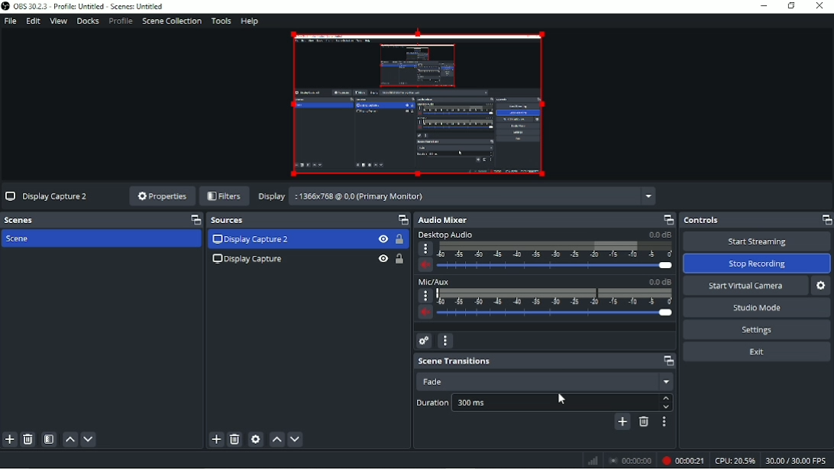  Describe the element at coordinates (296, 439) in the screenshot. I see `Move source(s) down` at that location.